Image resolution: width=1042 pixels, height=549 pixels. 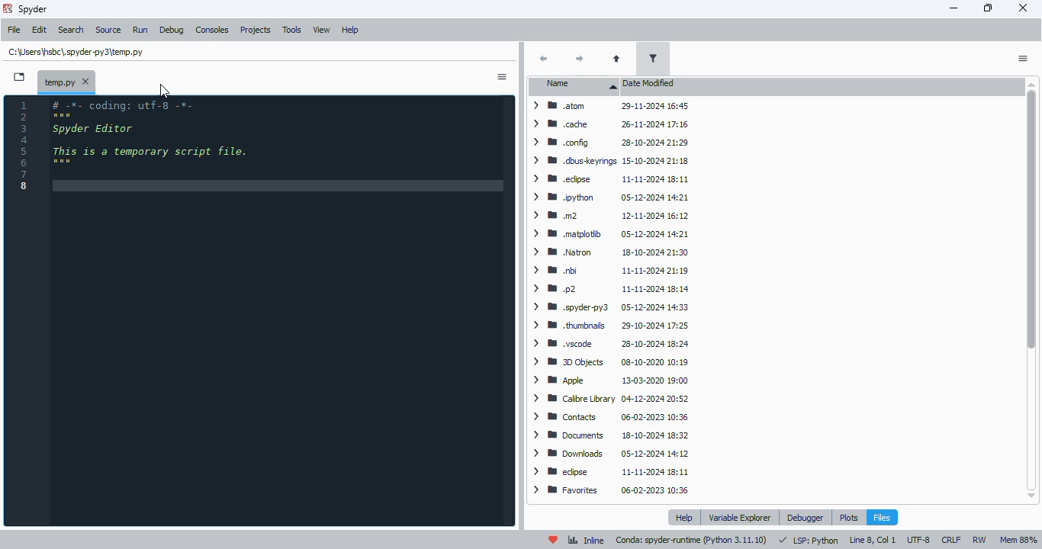 What do you see at coordinates (213, 30) in the screenshot?
I see `consoles` at bounding box center [213, 30].